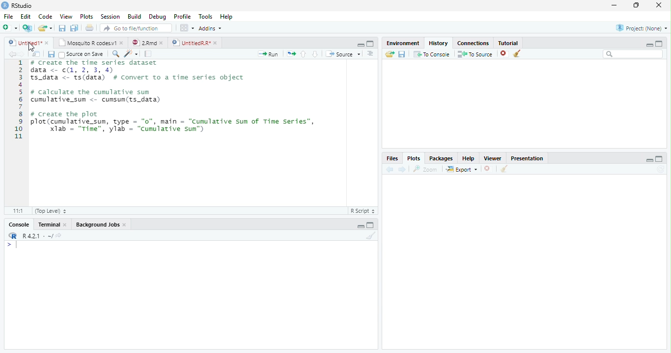 The width and height of the screenshot is (671, 353). Describe the element at coordinates (116, 55) in the screenshot. I see `Zoom` at that location.